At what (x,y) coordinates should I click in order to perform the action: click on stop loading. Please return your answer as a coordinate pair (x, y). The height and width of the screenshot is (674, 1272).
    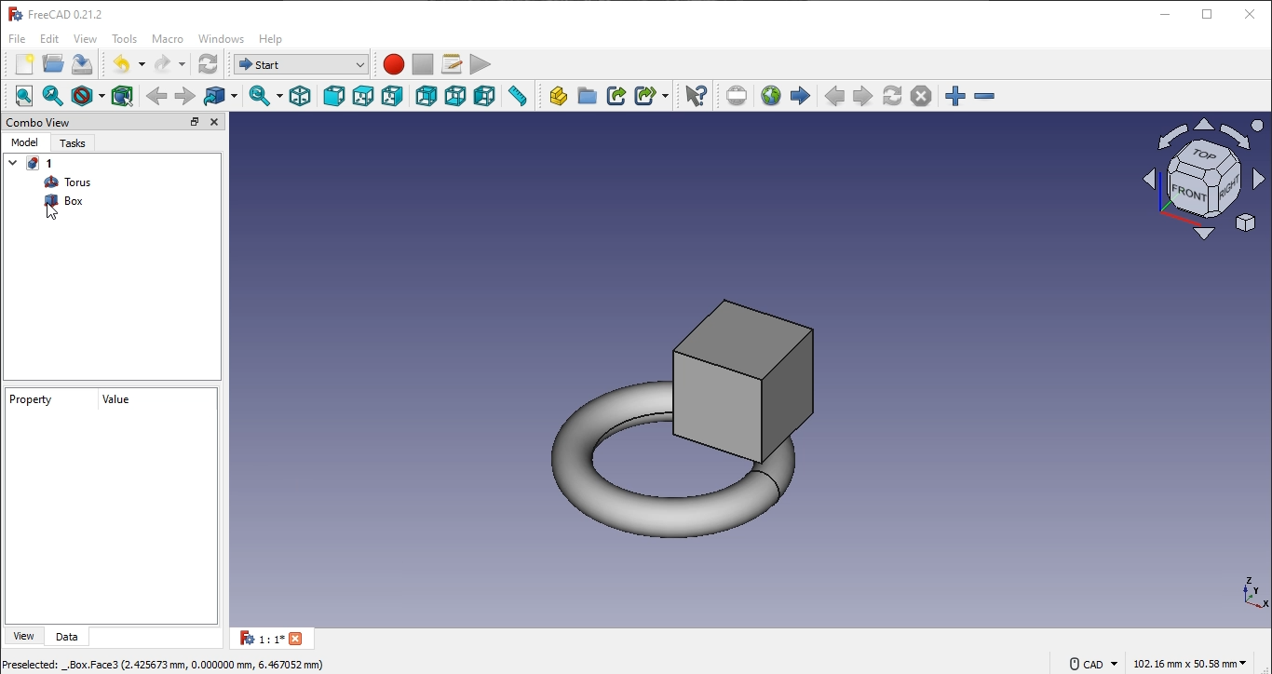
    Looking at the image, I should click on (922, 96).